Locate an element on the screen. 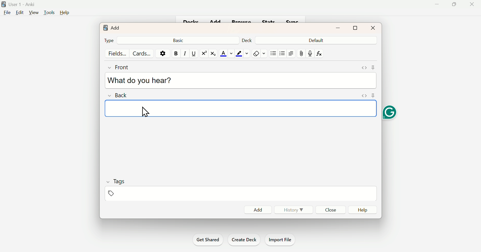 The height and width of the screenshot is (252, 481). What do you hear? is located at coordinates (142, 80).